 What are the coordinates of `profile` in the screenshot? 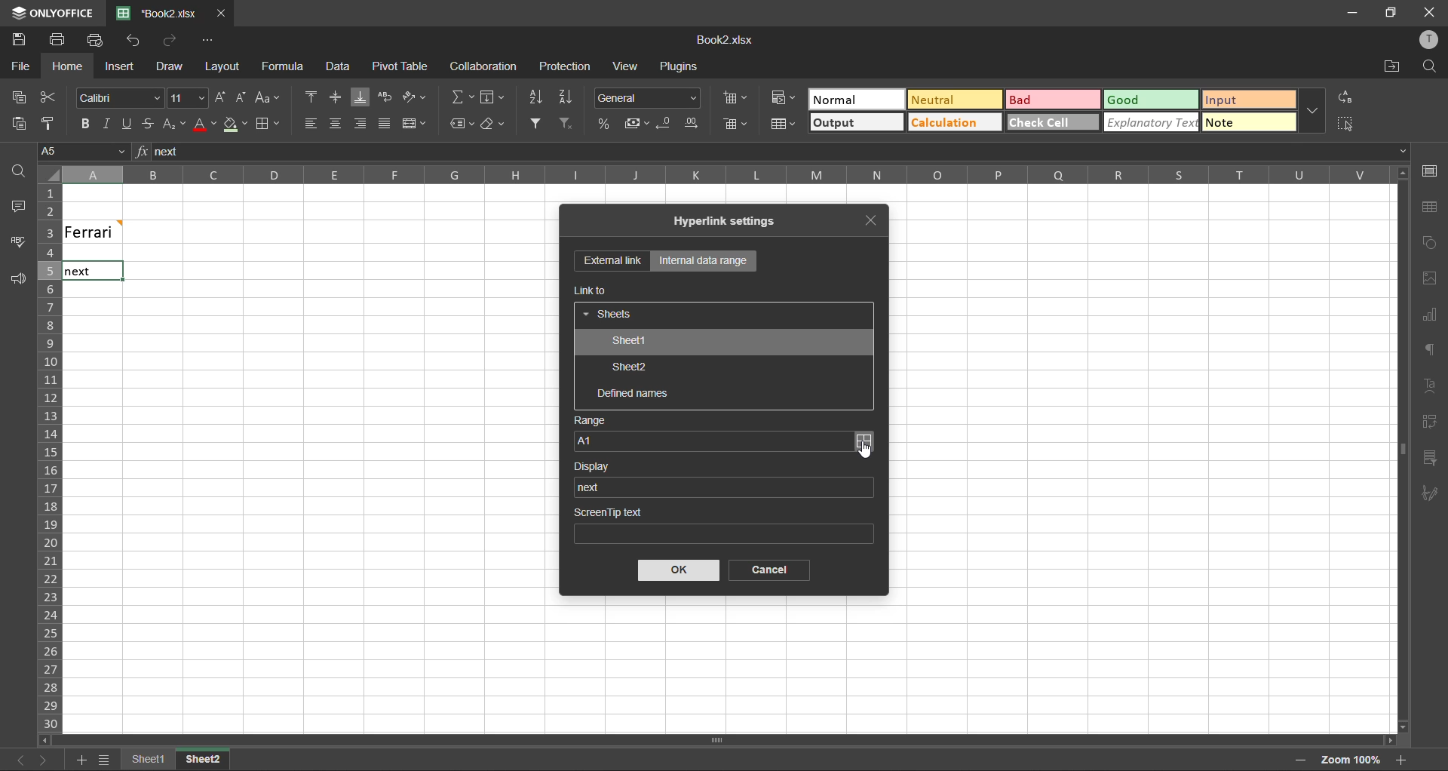 It's located at (1427, 39).